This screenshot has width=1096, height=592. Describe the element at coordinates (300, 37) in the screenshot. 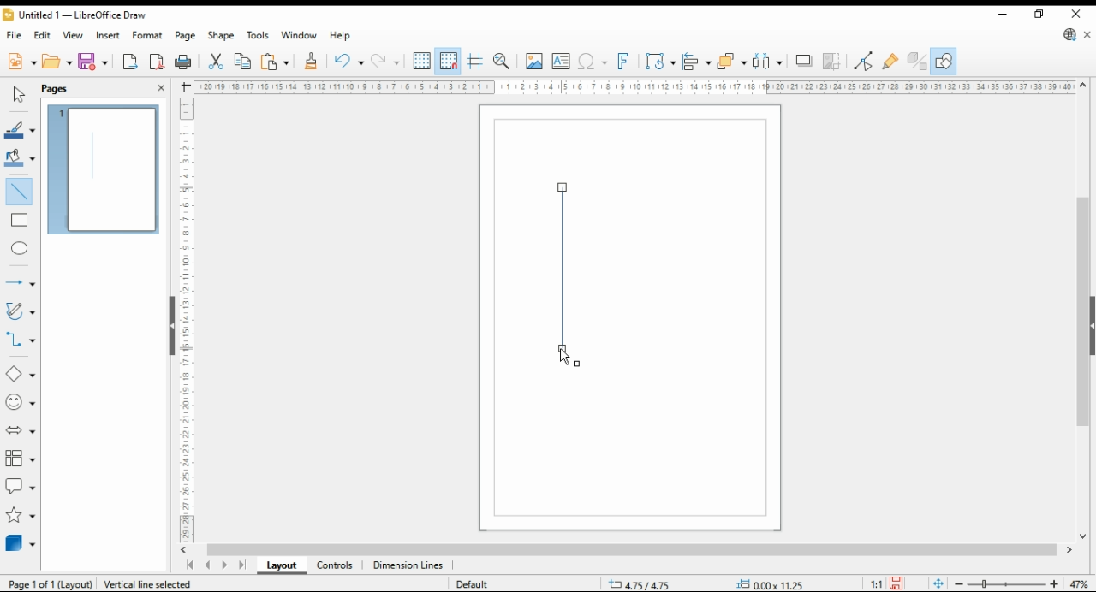

I see `window` at that location.